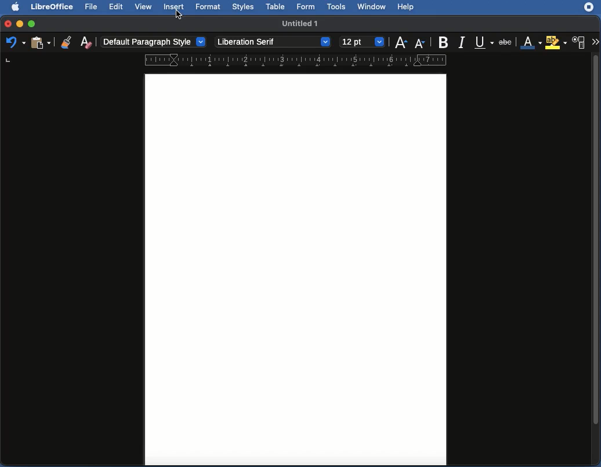 Image resolution: width=601 pixels, height=467 pixels. I want to click on Paragraph style, so click(153, 42).